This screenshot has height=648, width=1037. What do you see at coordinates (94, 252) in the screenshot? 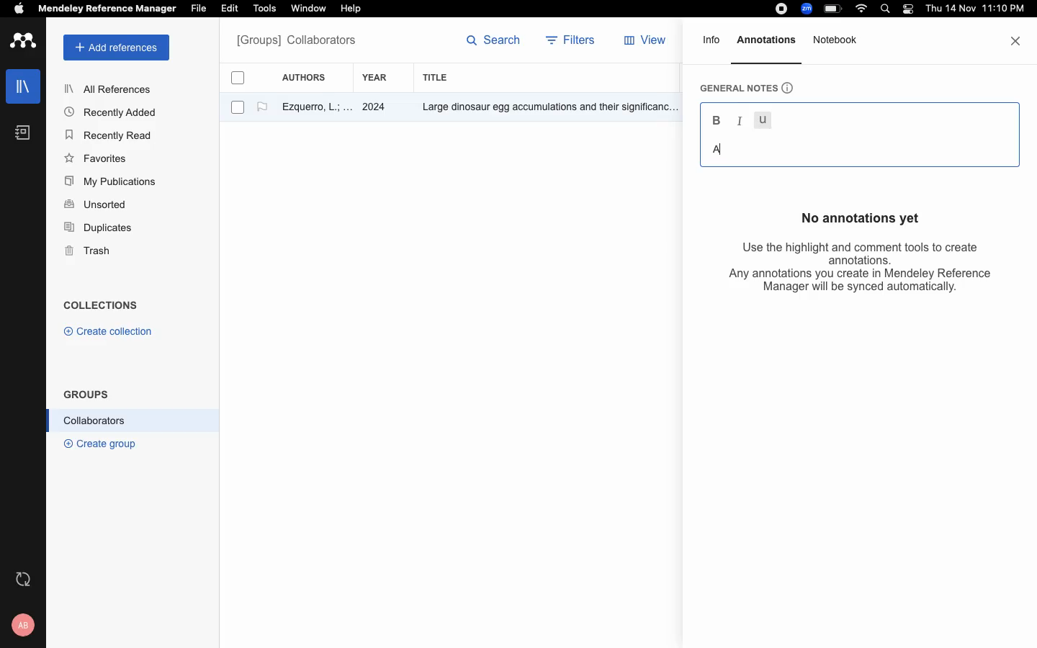
I see `Trash` at bounding box center [94, 252].